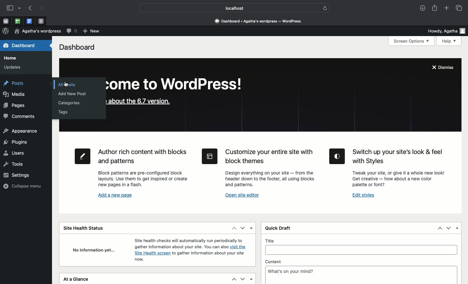 The width and height of the screenshot is (468, 284). I want to click on Posts, so click(16, 83).